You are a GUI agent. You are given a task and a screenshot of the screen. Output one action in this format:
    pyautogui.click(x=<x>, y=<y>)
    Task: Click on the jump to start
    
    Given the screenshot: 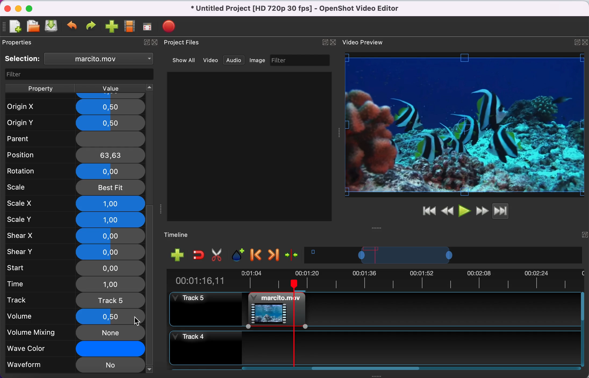 What is the action you would take?
    pyautogui.click(x=429, y=211)
    